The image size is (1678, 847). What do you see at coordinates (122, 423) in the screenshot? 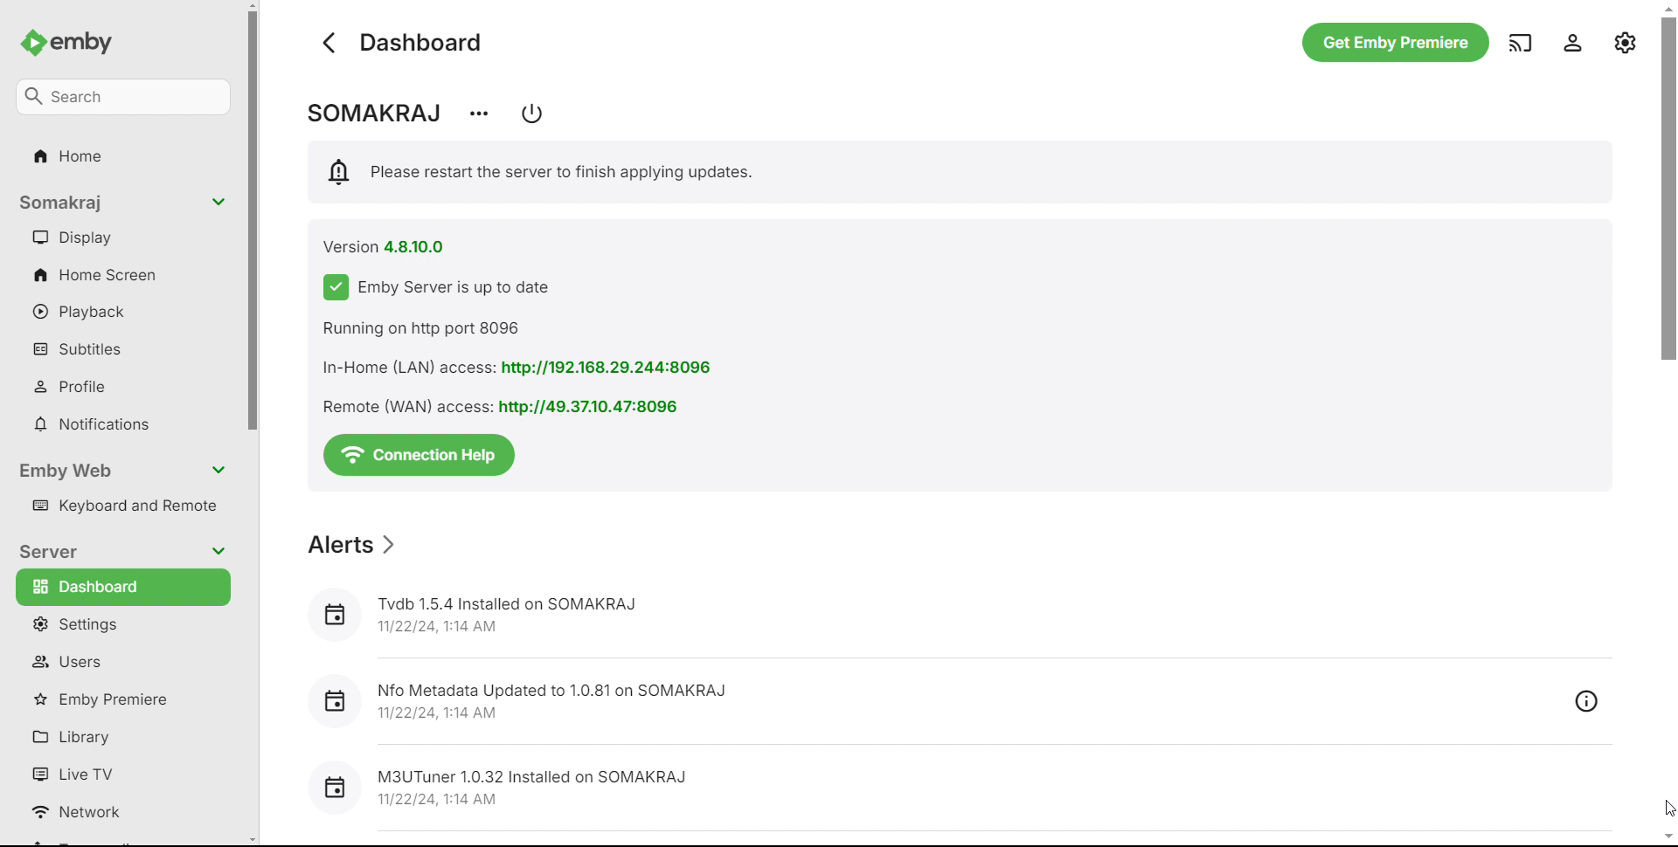
I see `notifications` at bounding box center [122, 423].